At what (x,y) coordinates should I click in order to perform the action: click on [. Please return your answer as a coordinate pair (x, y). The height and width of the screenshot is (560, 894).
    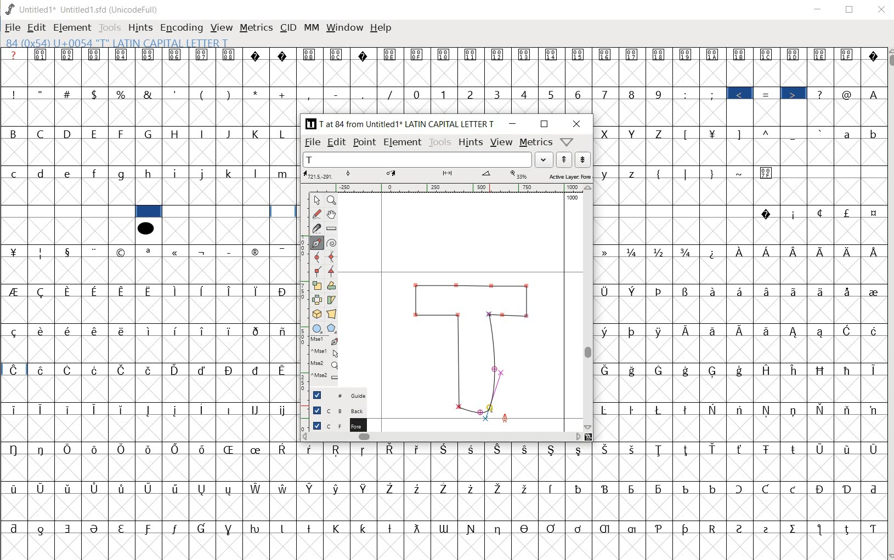
    Looking at the image, I should click on (687, 134).